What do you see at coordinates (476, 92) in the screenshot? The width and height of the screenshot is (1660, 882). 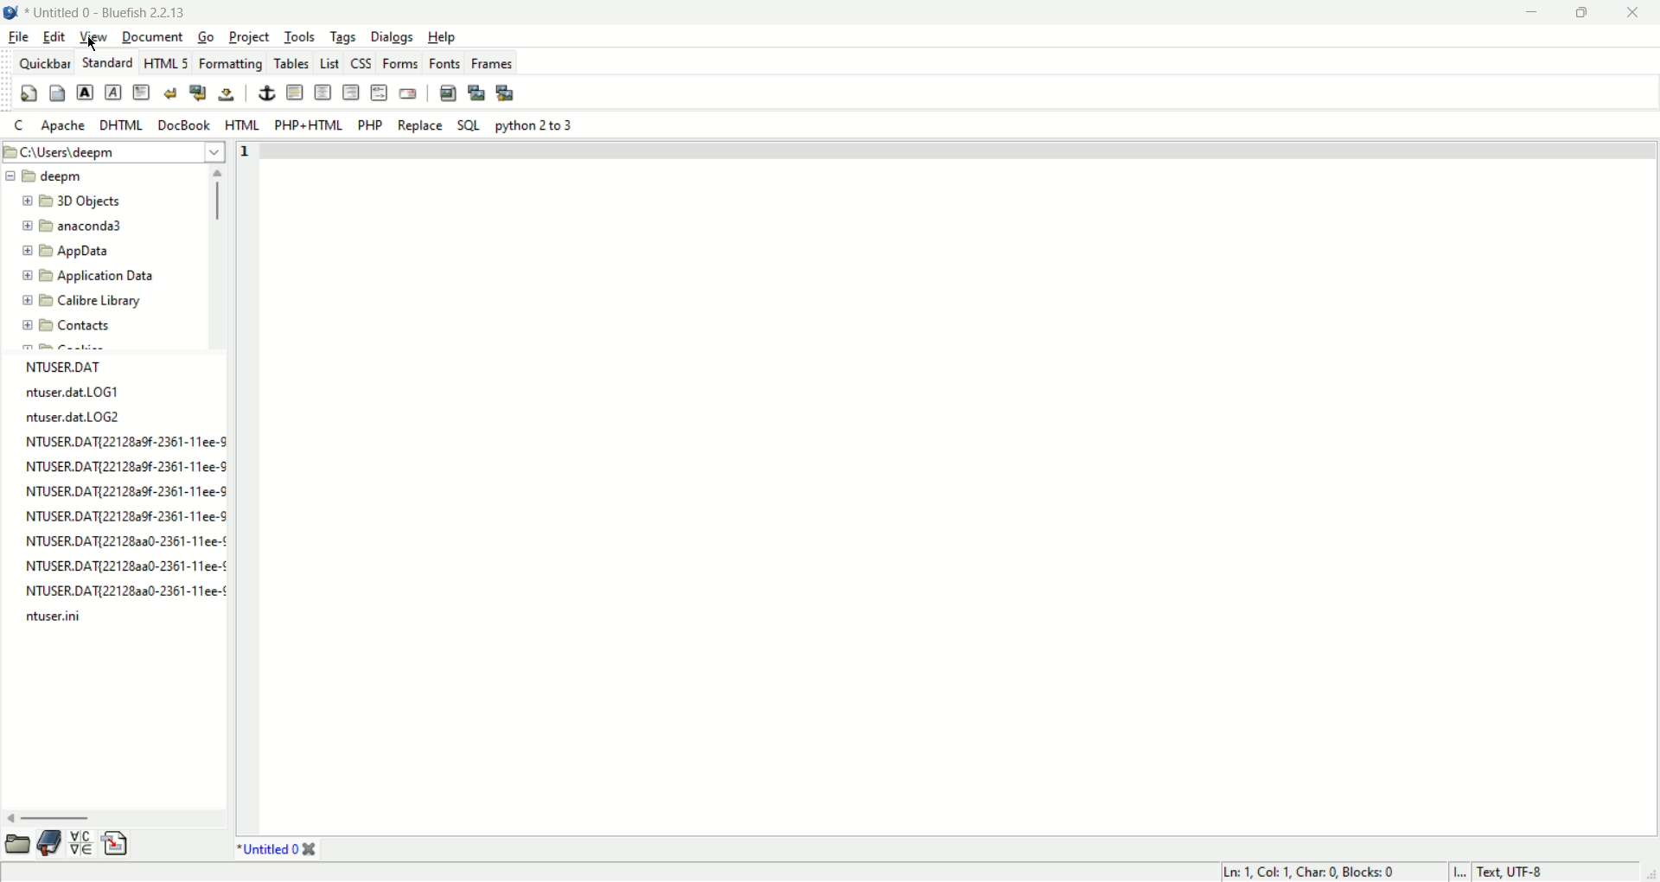 I see `insert thumbnail` at bounding box center [476, 92].